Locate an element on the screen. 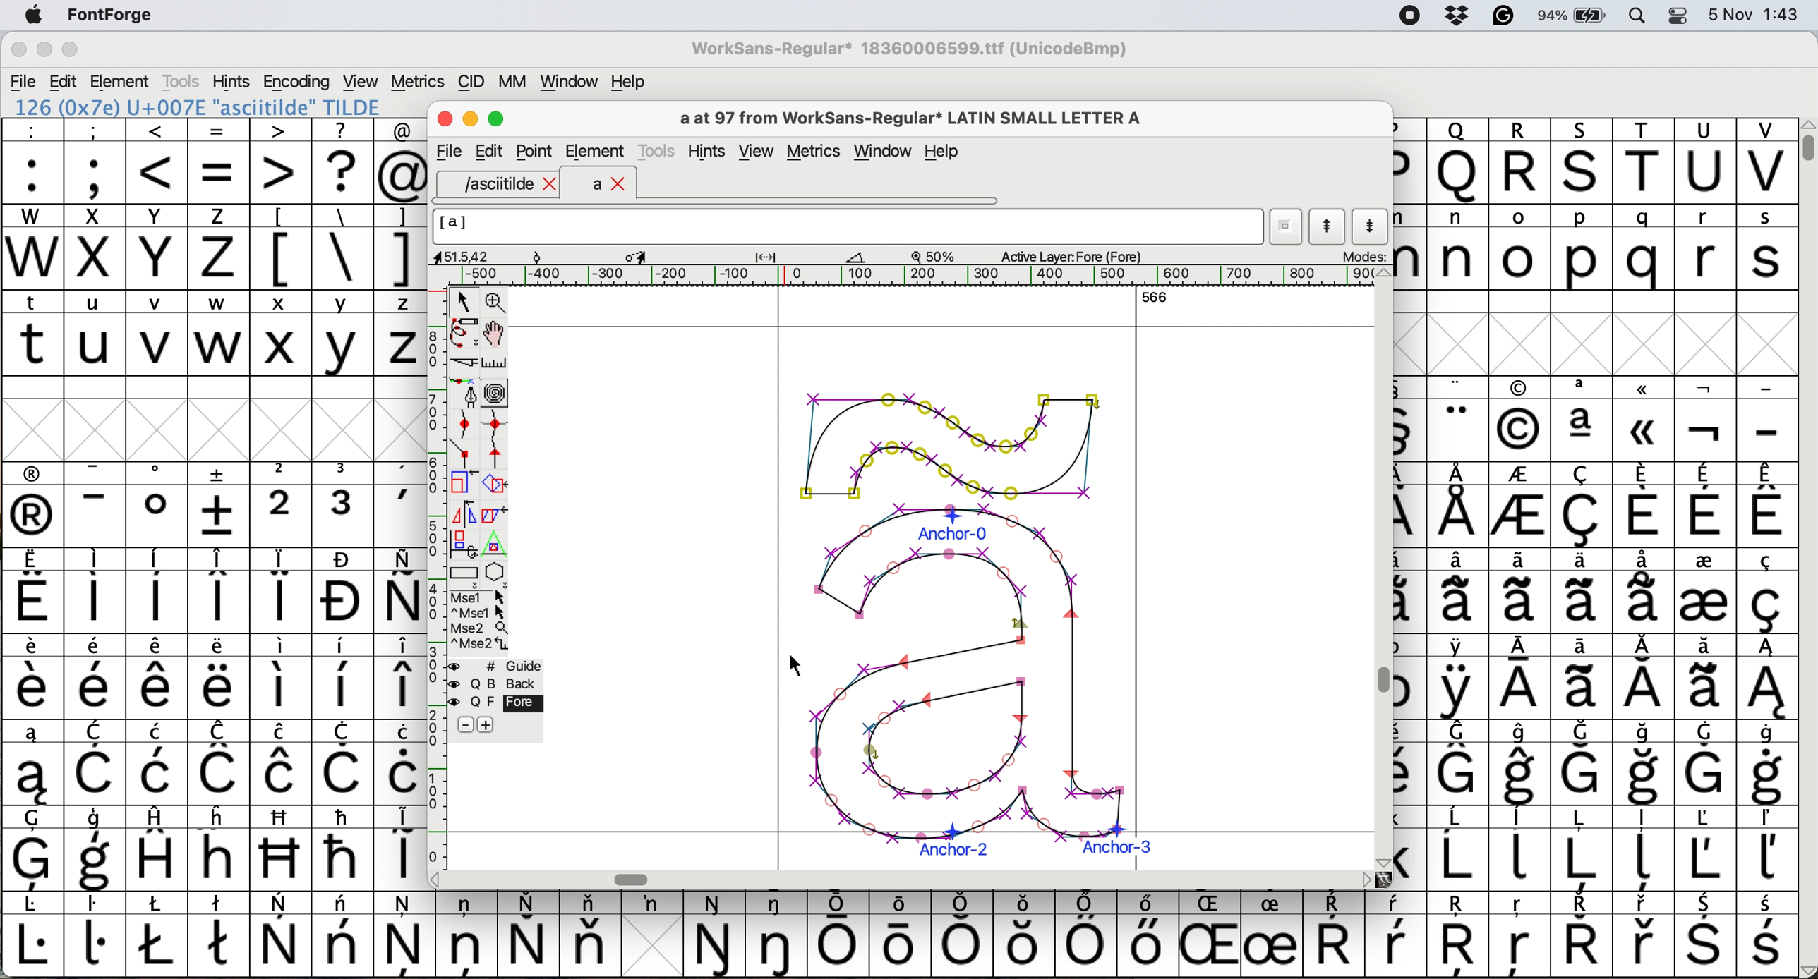 This screenshot has width=1818, height=979. Minimise is located at coordinates (472, 119).